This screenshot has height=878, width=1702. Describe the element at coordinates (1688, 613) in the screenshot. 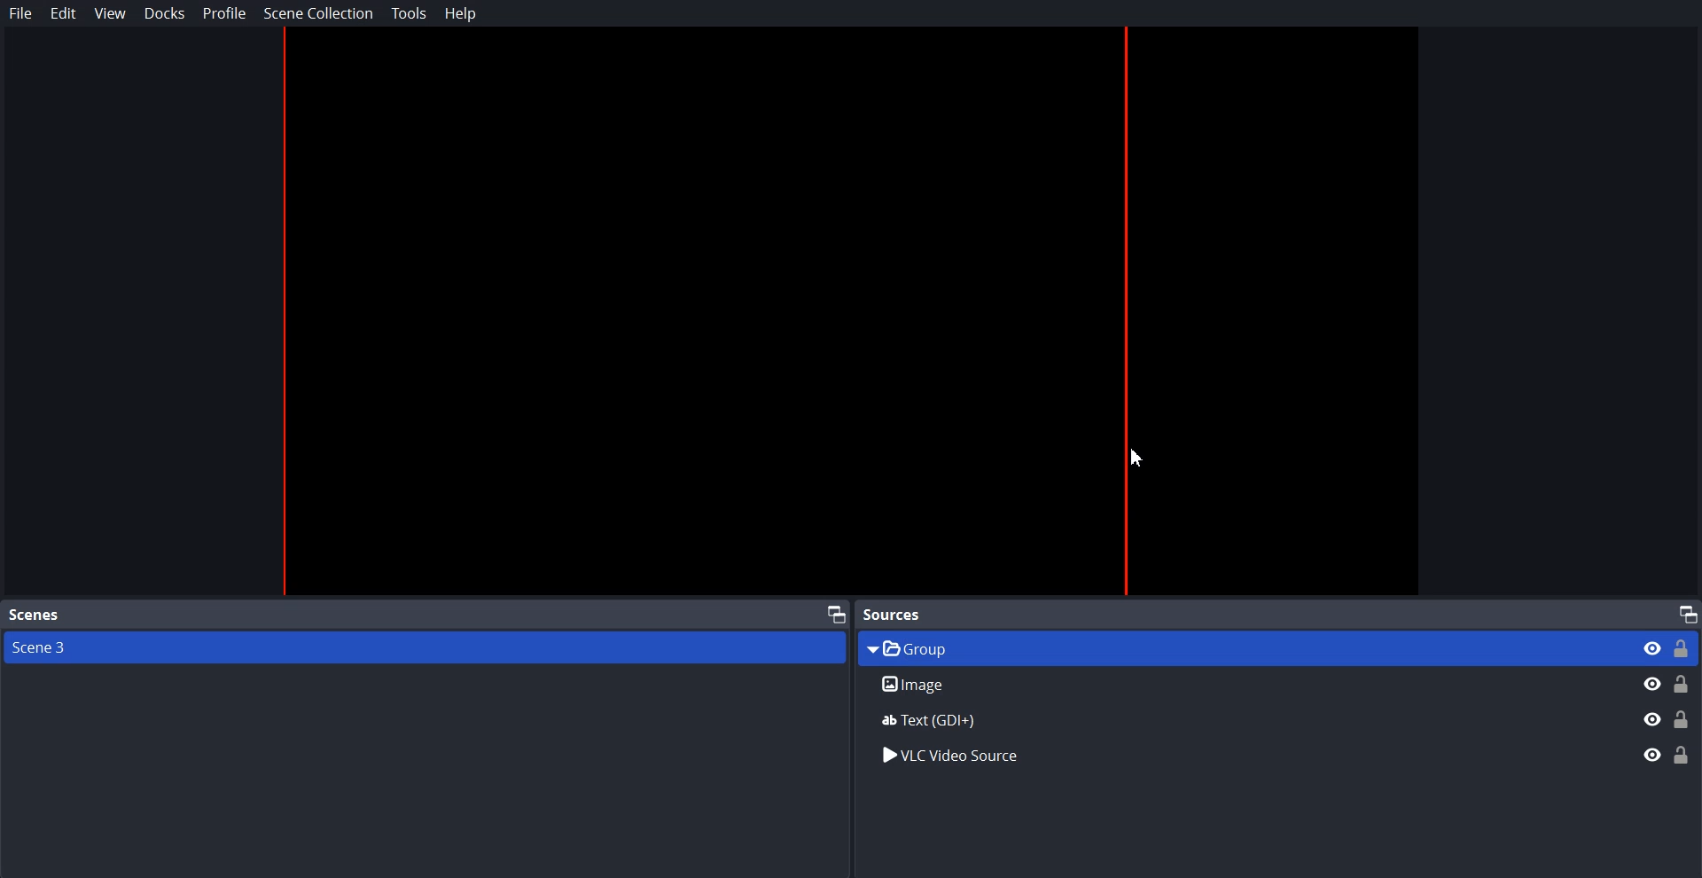

I see `Maximize` at that location.